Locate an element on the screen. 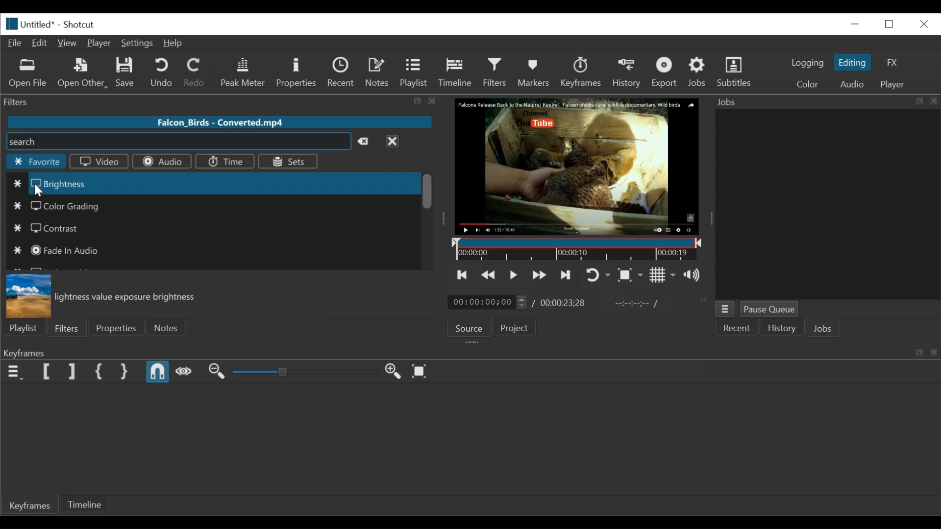 This screenshot has width=941, height=529. Keyframe menu is located at coordinates (15, 372).